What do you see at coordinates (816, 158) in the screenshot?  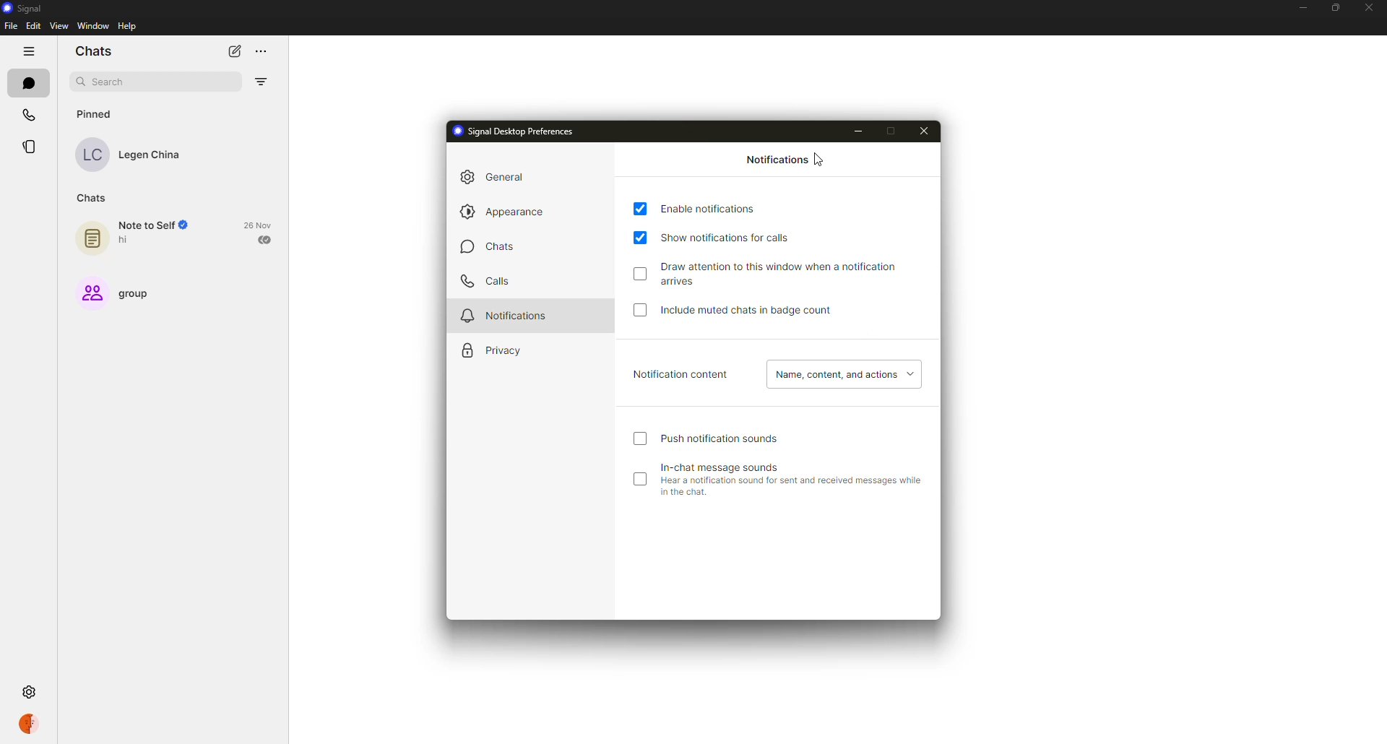 I see `cursor` at bounding box center [816, 158].